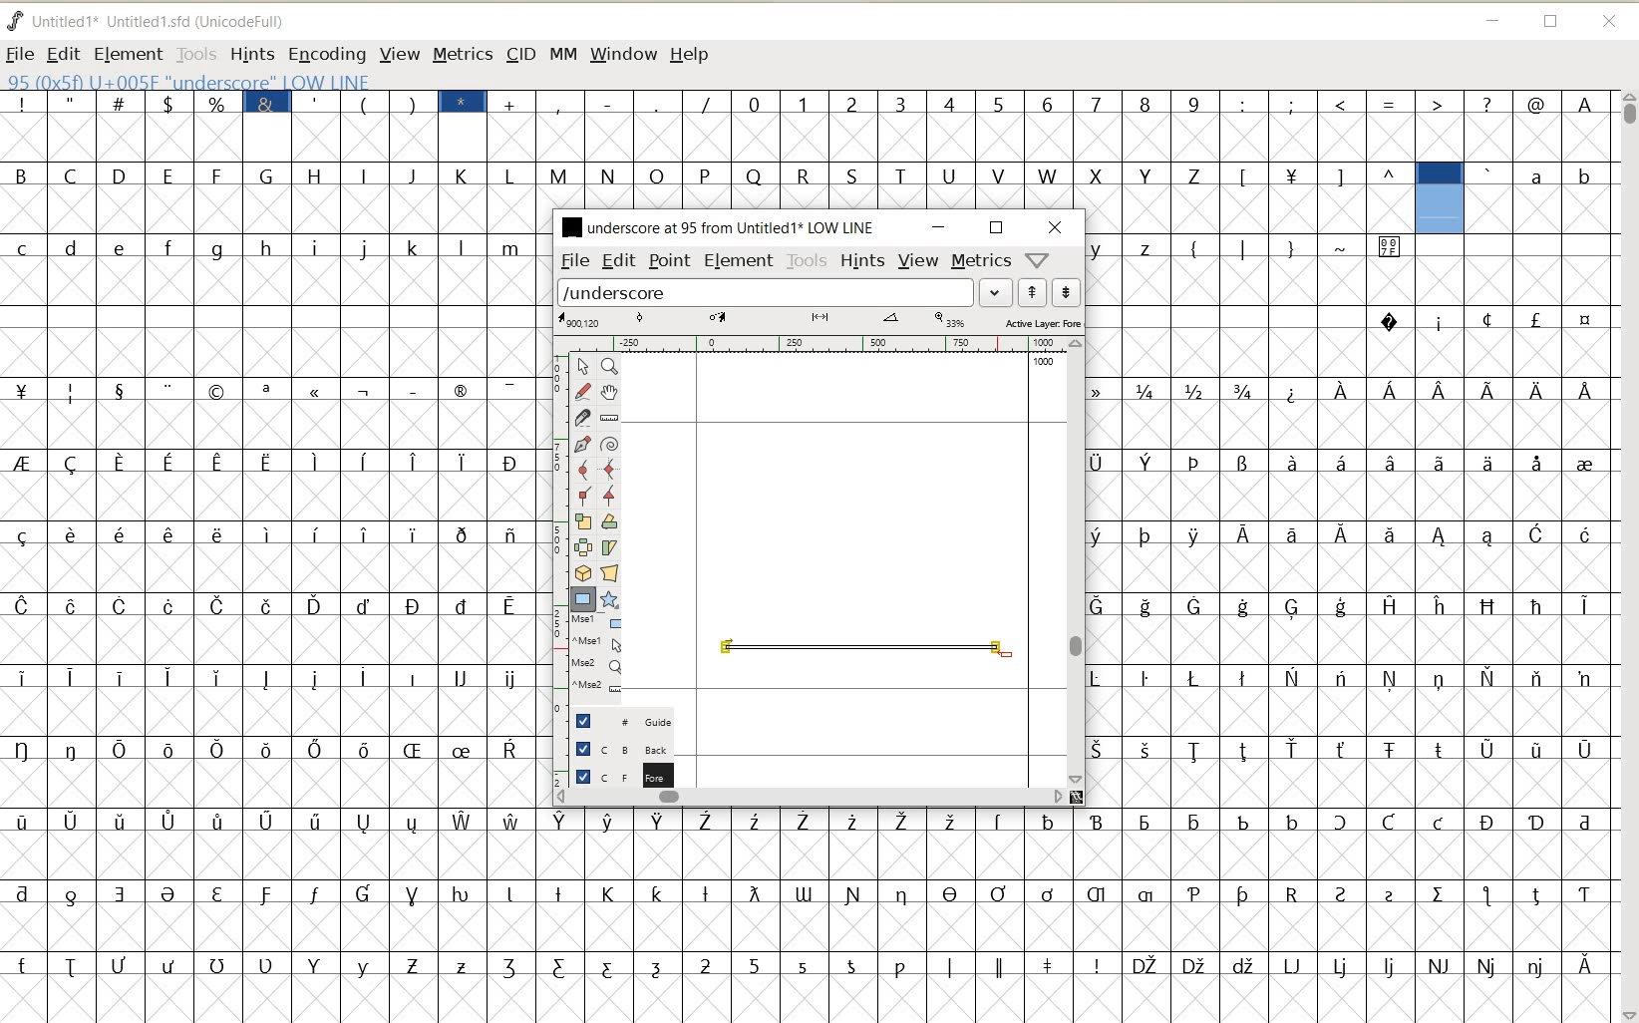  Describe the element at coordinates (597, 655) in the screenshot. I see `cursor events on the opened outline window` at that location.